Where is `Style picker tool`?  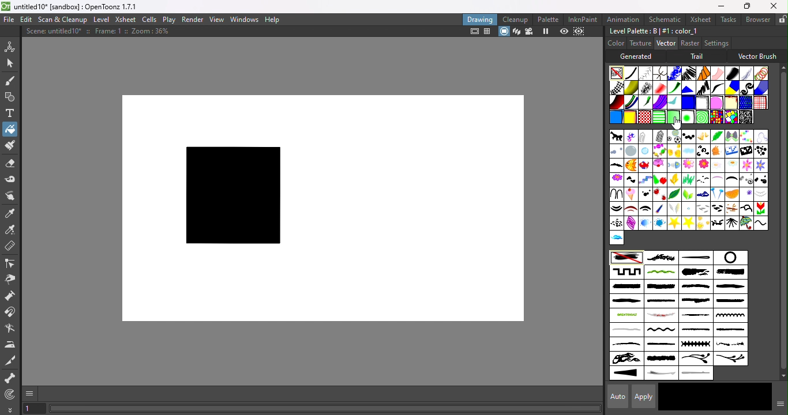 Style picker tool is located at coordinates (13, 212).